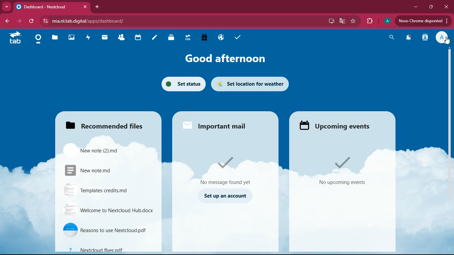 This screenshot has height=255, width=454. I want to click on mail, so click(218, 125).